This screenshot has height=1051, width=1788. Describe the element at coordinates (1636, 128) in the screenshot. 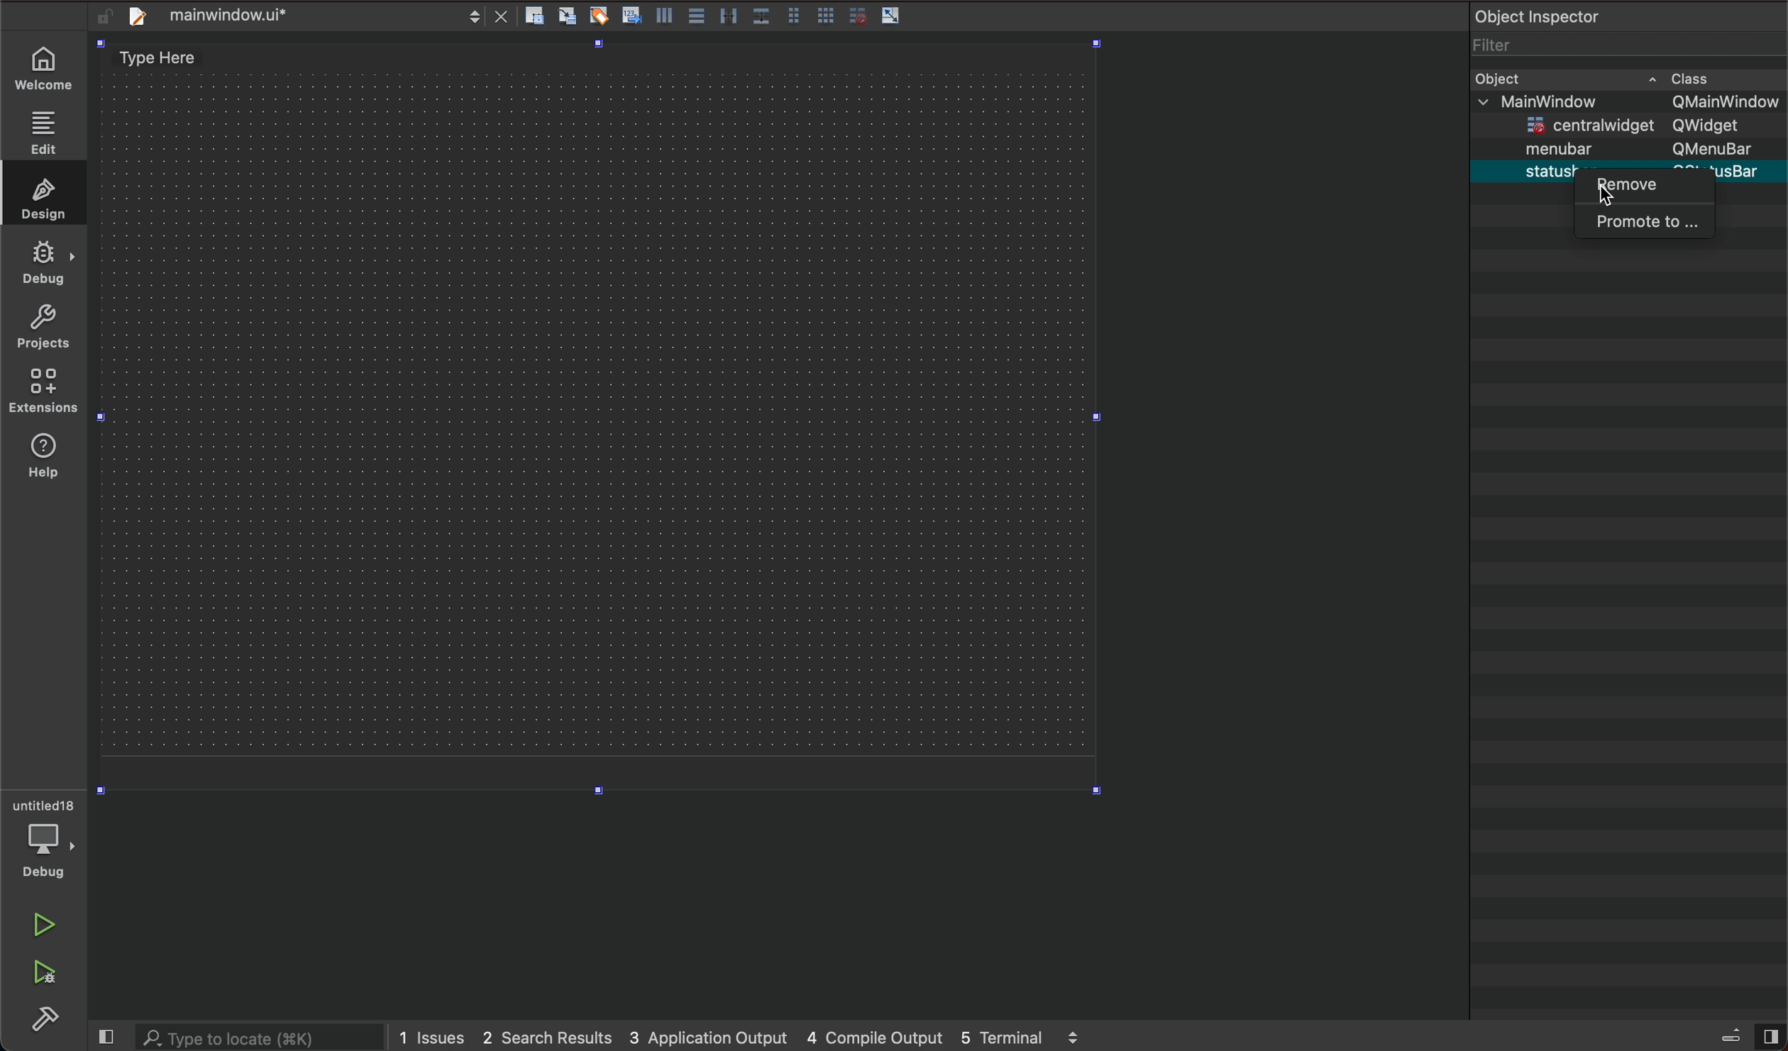

I see `centrawidget Qwidget` at that location.